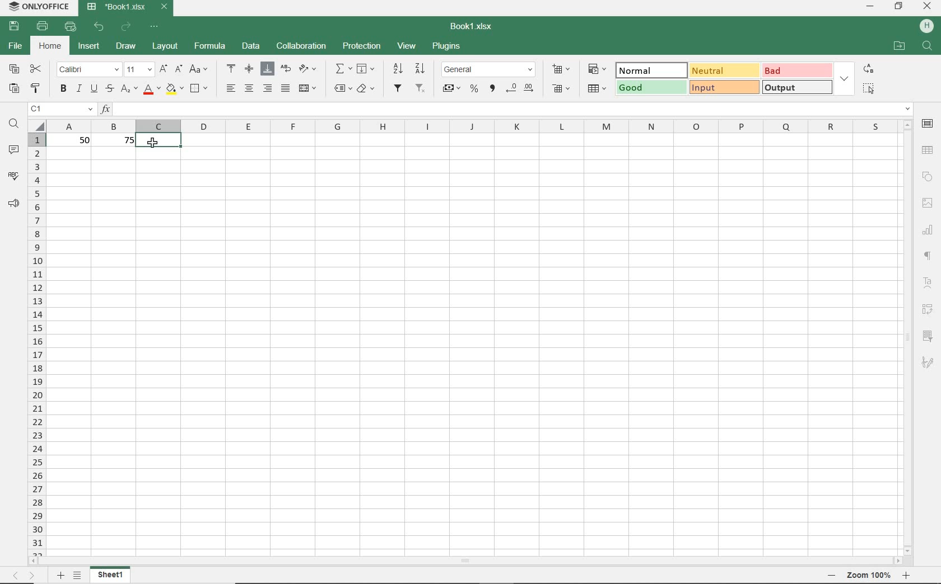  What do you see at coordinates (164, 68) in the screenshot?
I see `increment font size` at bounding box center [164, 68].